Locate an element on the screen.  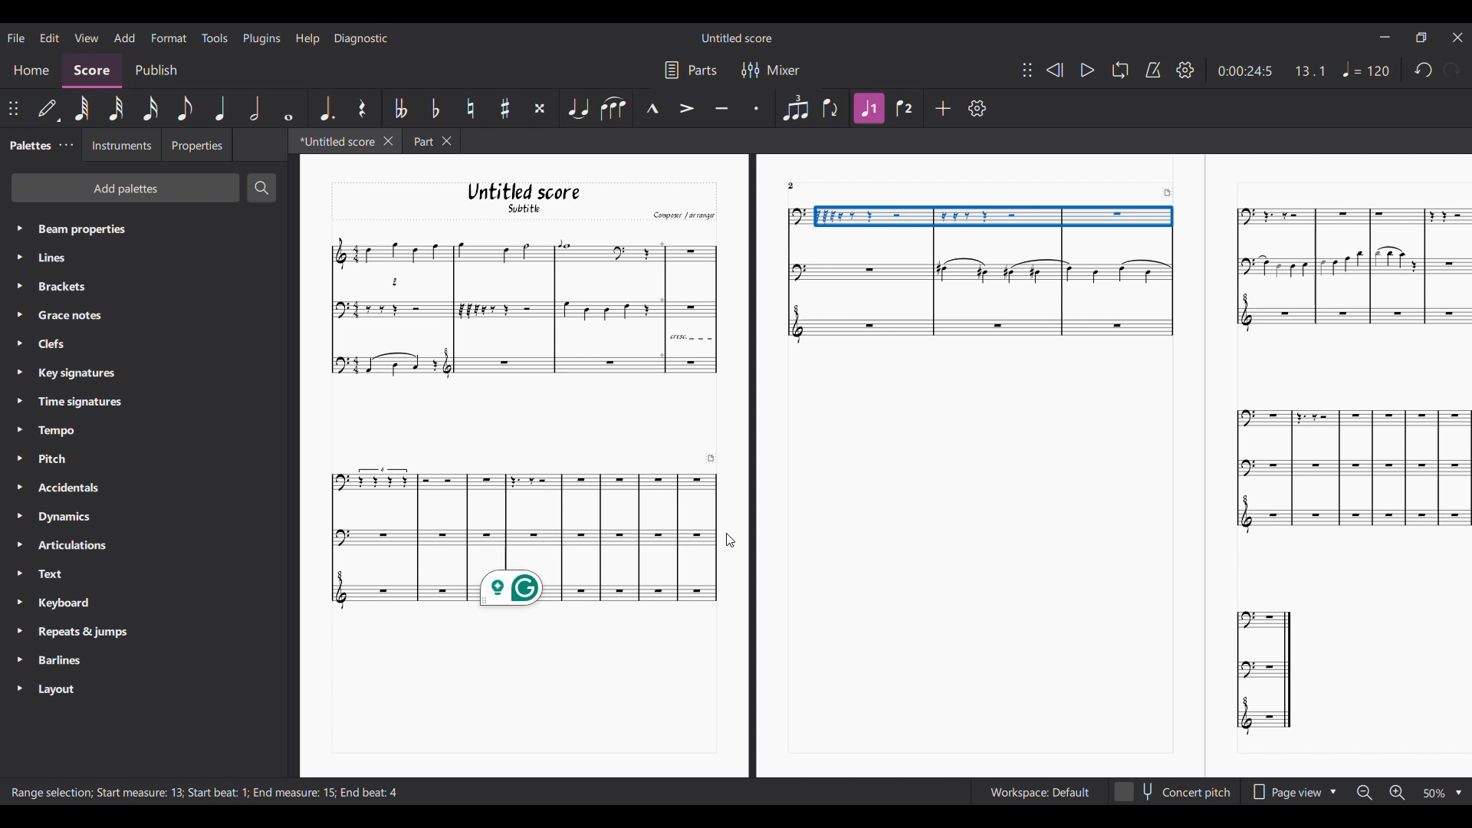
»  Accidentals is located at coordinates (64, 491).